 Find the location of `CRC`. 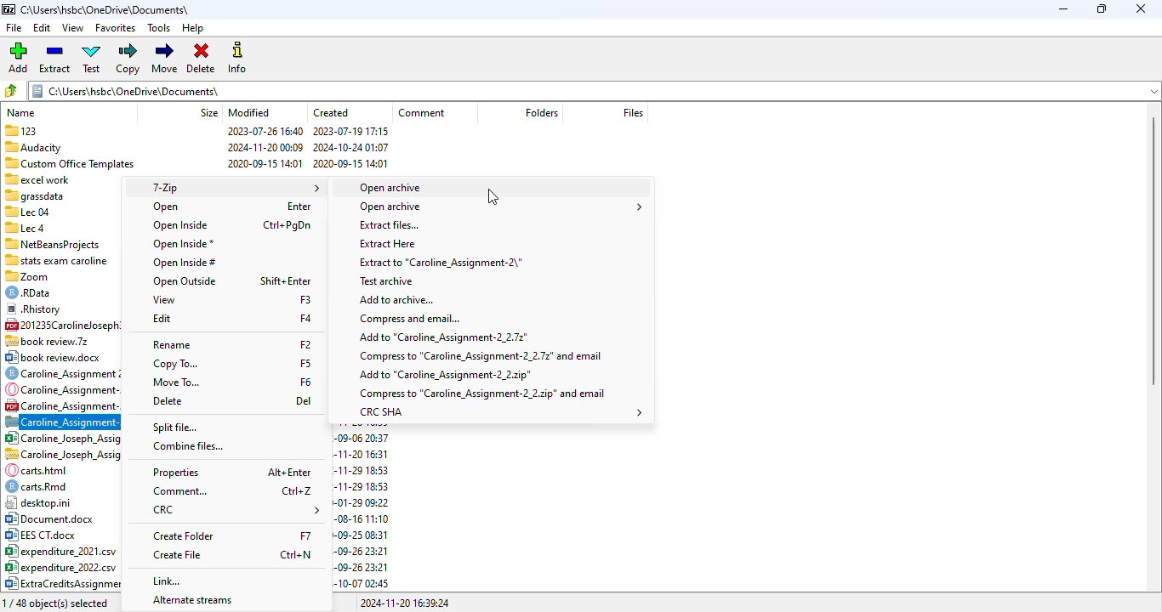

CRC is located at coordinates (237, 510).